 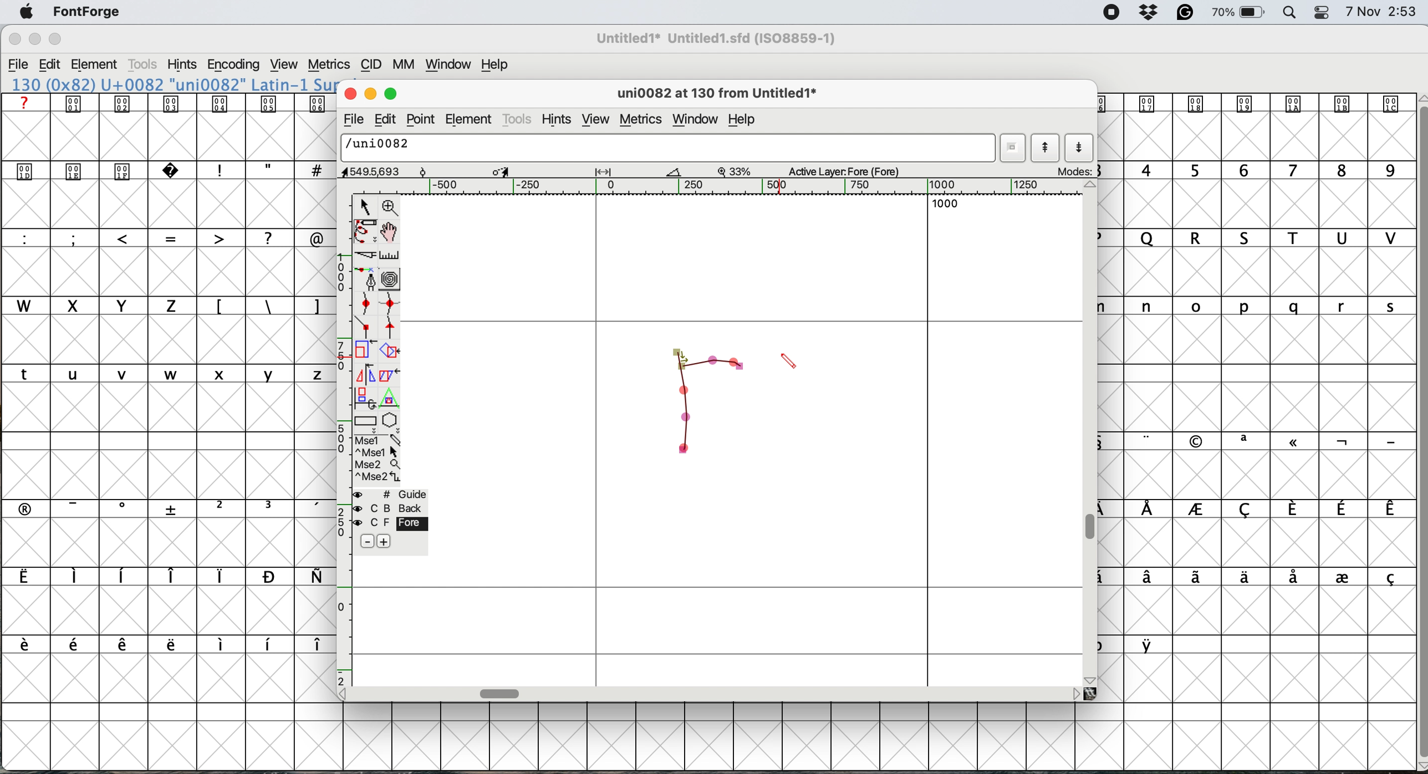 What do you see at coordinates (703, 406) in the screenshot?
I see `r` at bounding box center [703, 406].